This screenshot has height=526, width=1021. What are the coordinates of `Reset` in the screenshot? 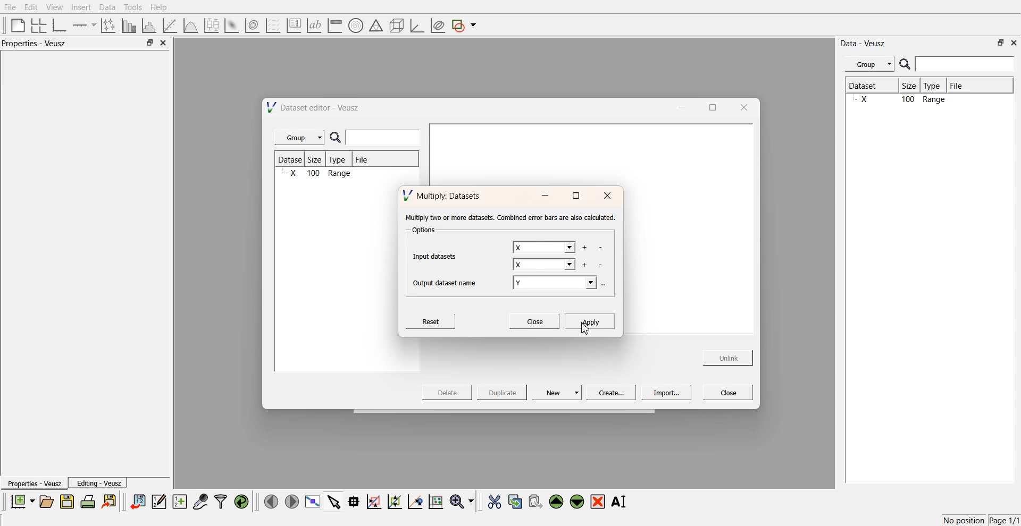 It's located at (432, 320).